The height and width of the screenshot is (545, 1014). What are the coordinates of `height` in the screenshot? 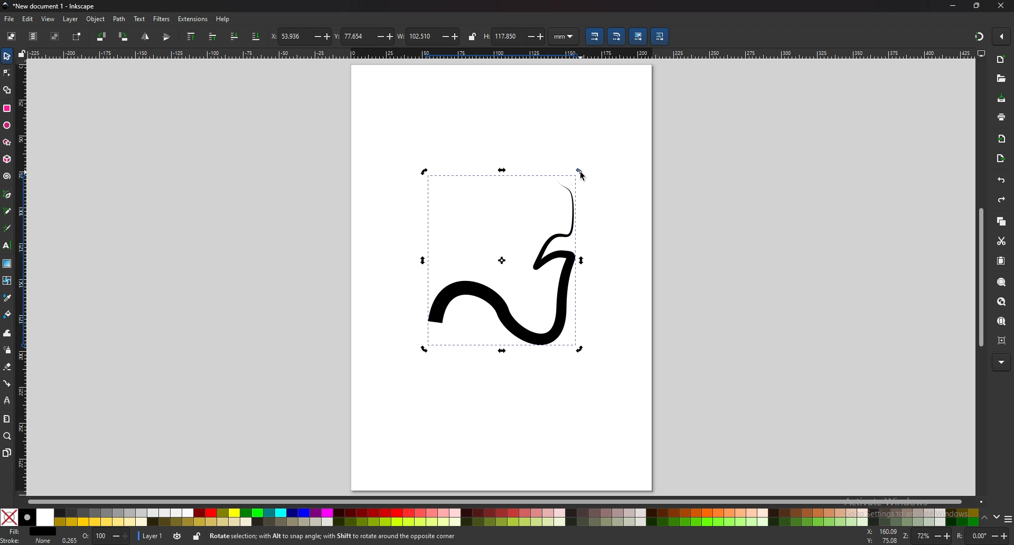 It's located at (514, 35).